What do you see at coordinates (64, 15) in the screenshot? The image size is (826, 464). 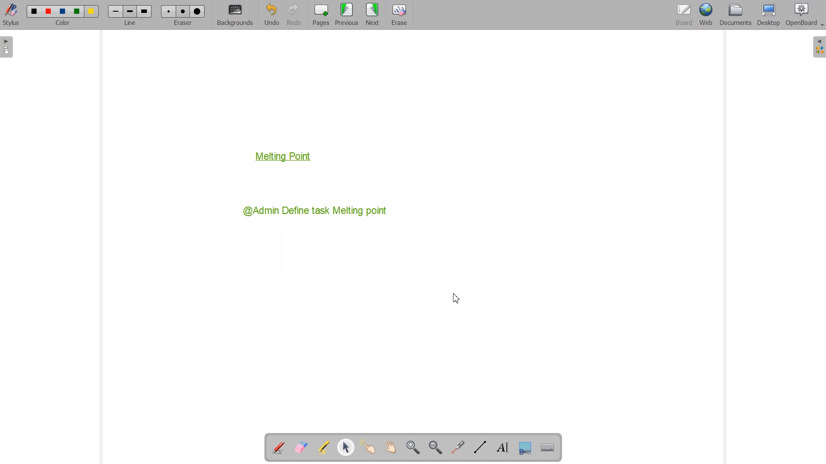 I see `Color` at bounding box center [64, 15].